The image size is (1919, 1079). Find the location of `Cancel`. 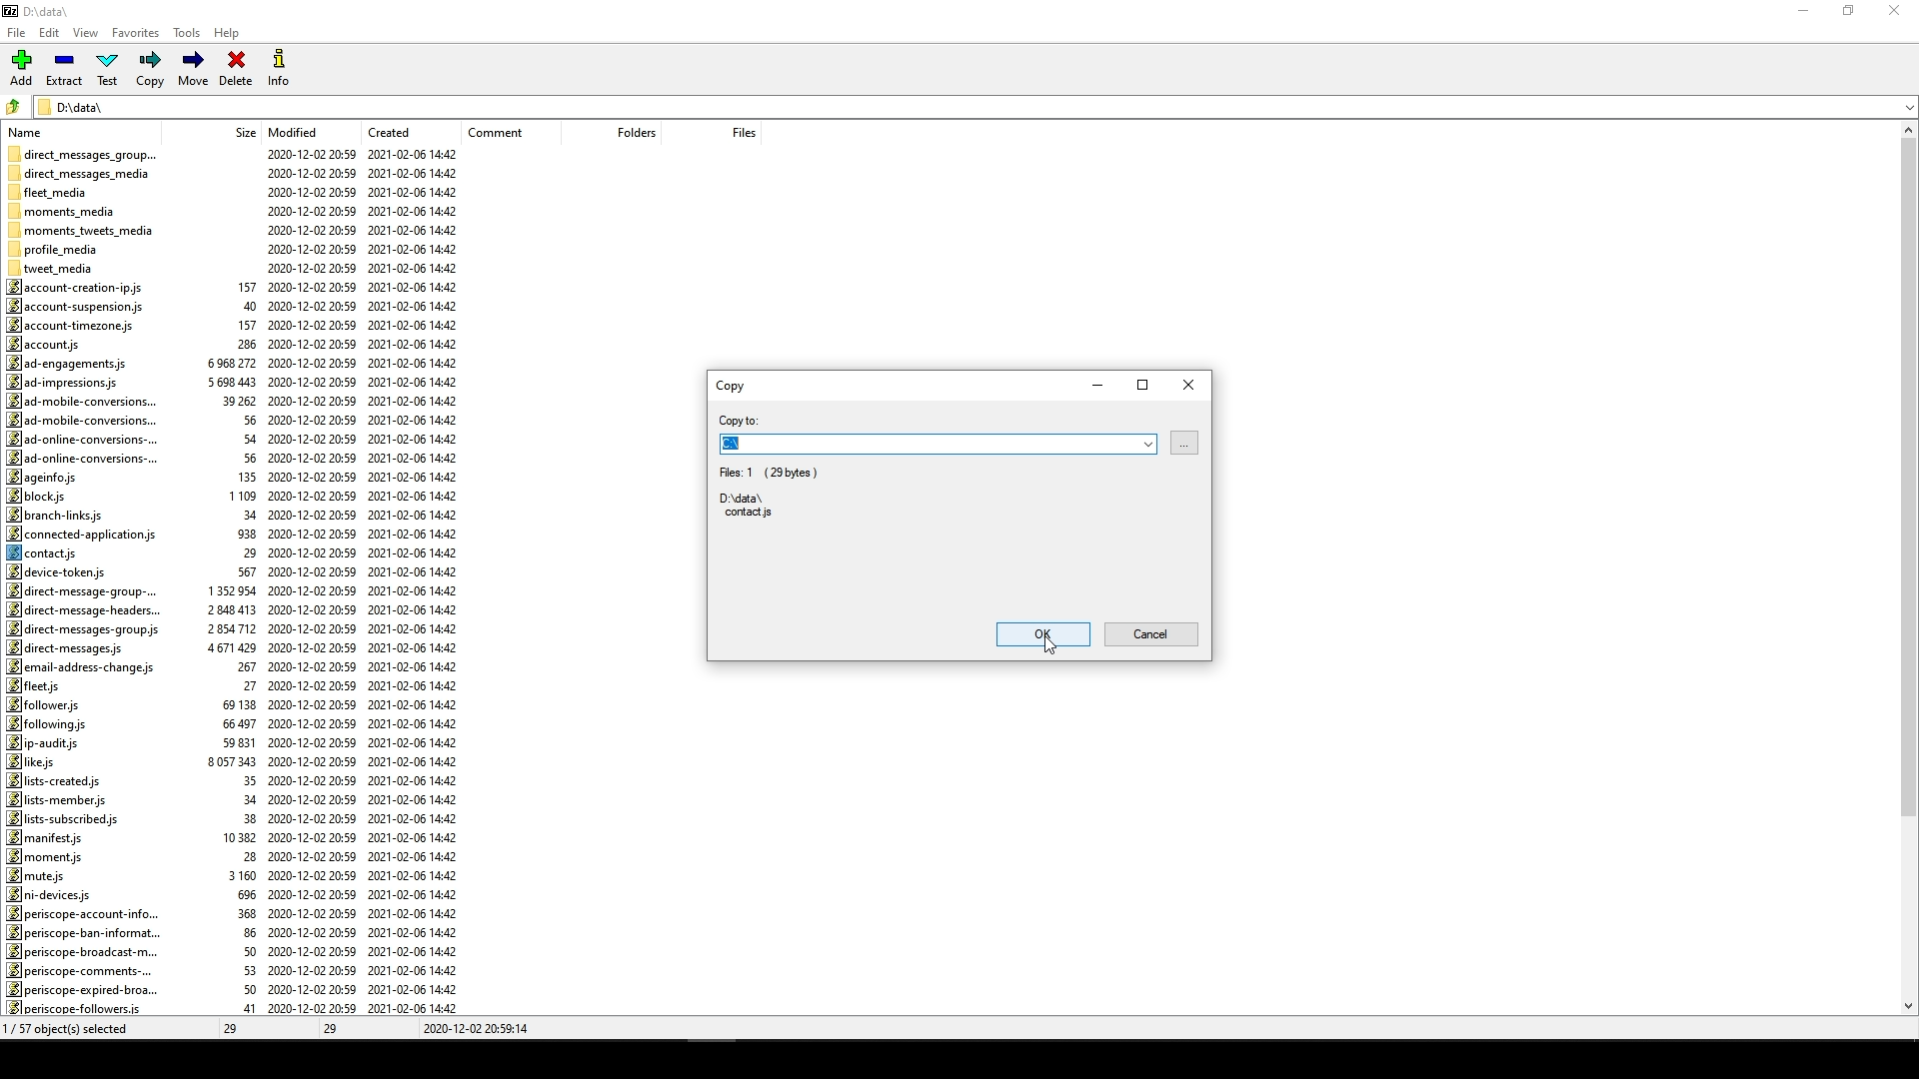

Cancel is located at coordinates (1151, 634).